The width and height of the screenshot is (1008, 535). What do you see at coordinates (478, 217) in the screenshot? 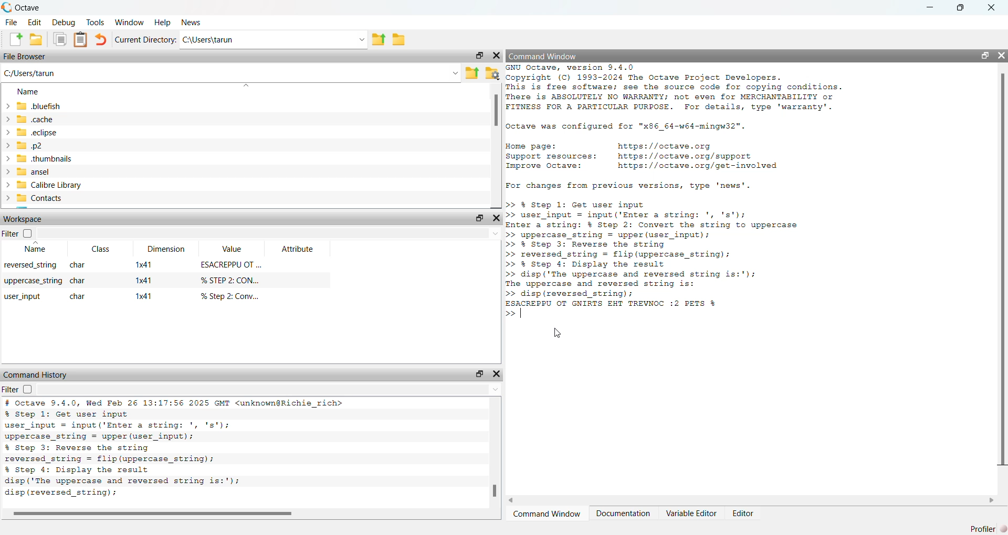
I see `unlock widget` at bounding box center [478, 217].